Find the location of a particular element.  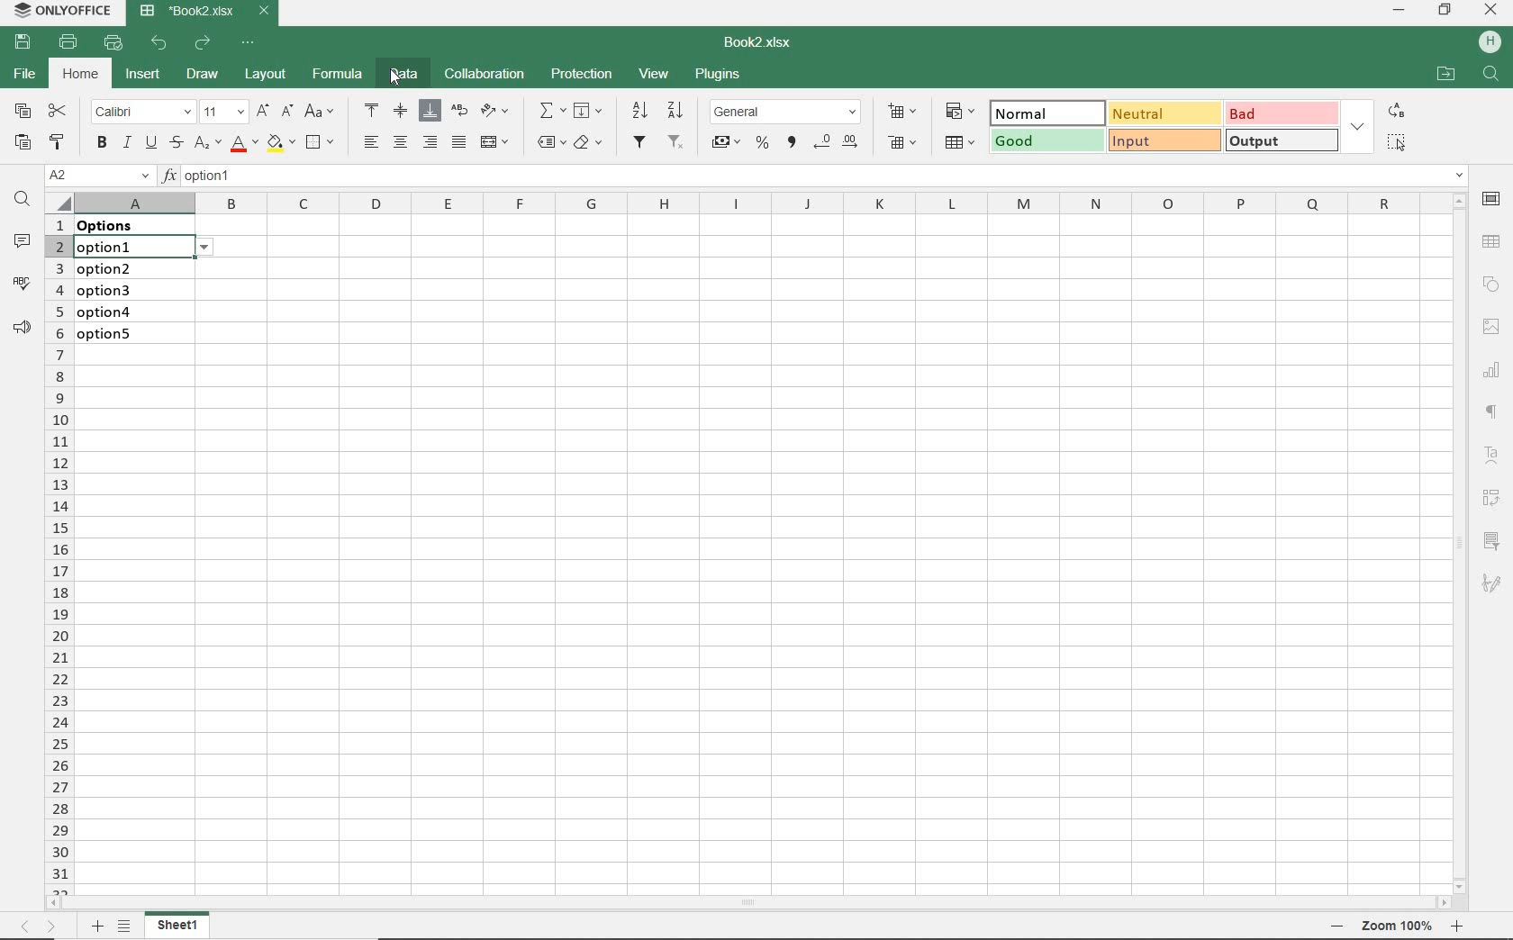

FORMAT AS TABLE TEMPLATE is located at coordinates (962, 144).